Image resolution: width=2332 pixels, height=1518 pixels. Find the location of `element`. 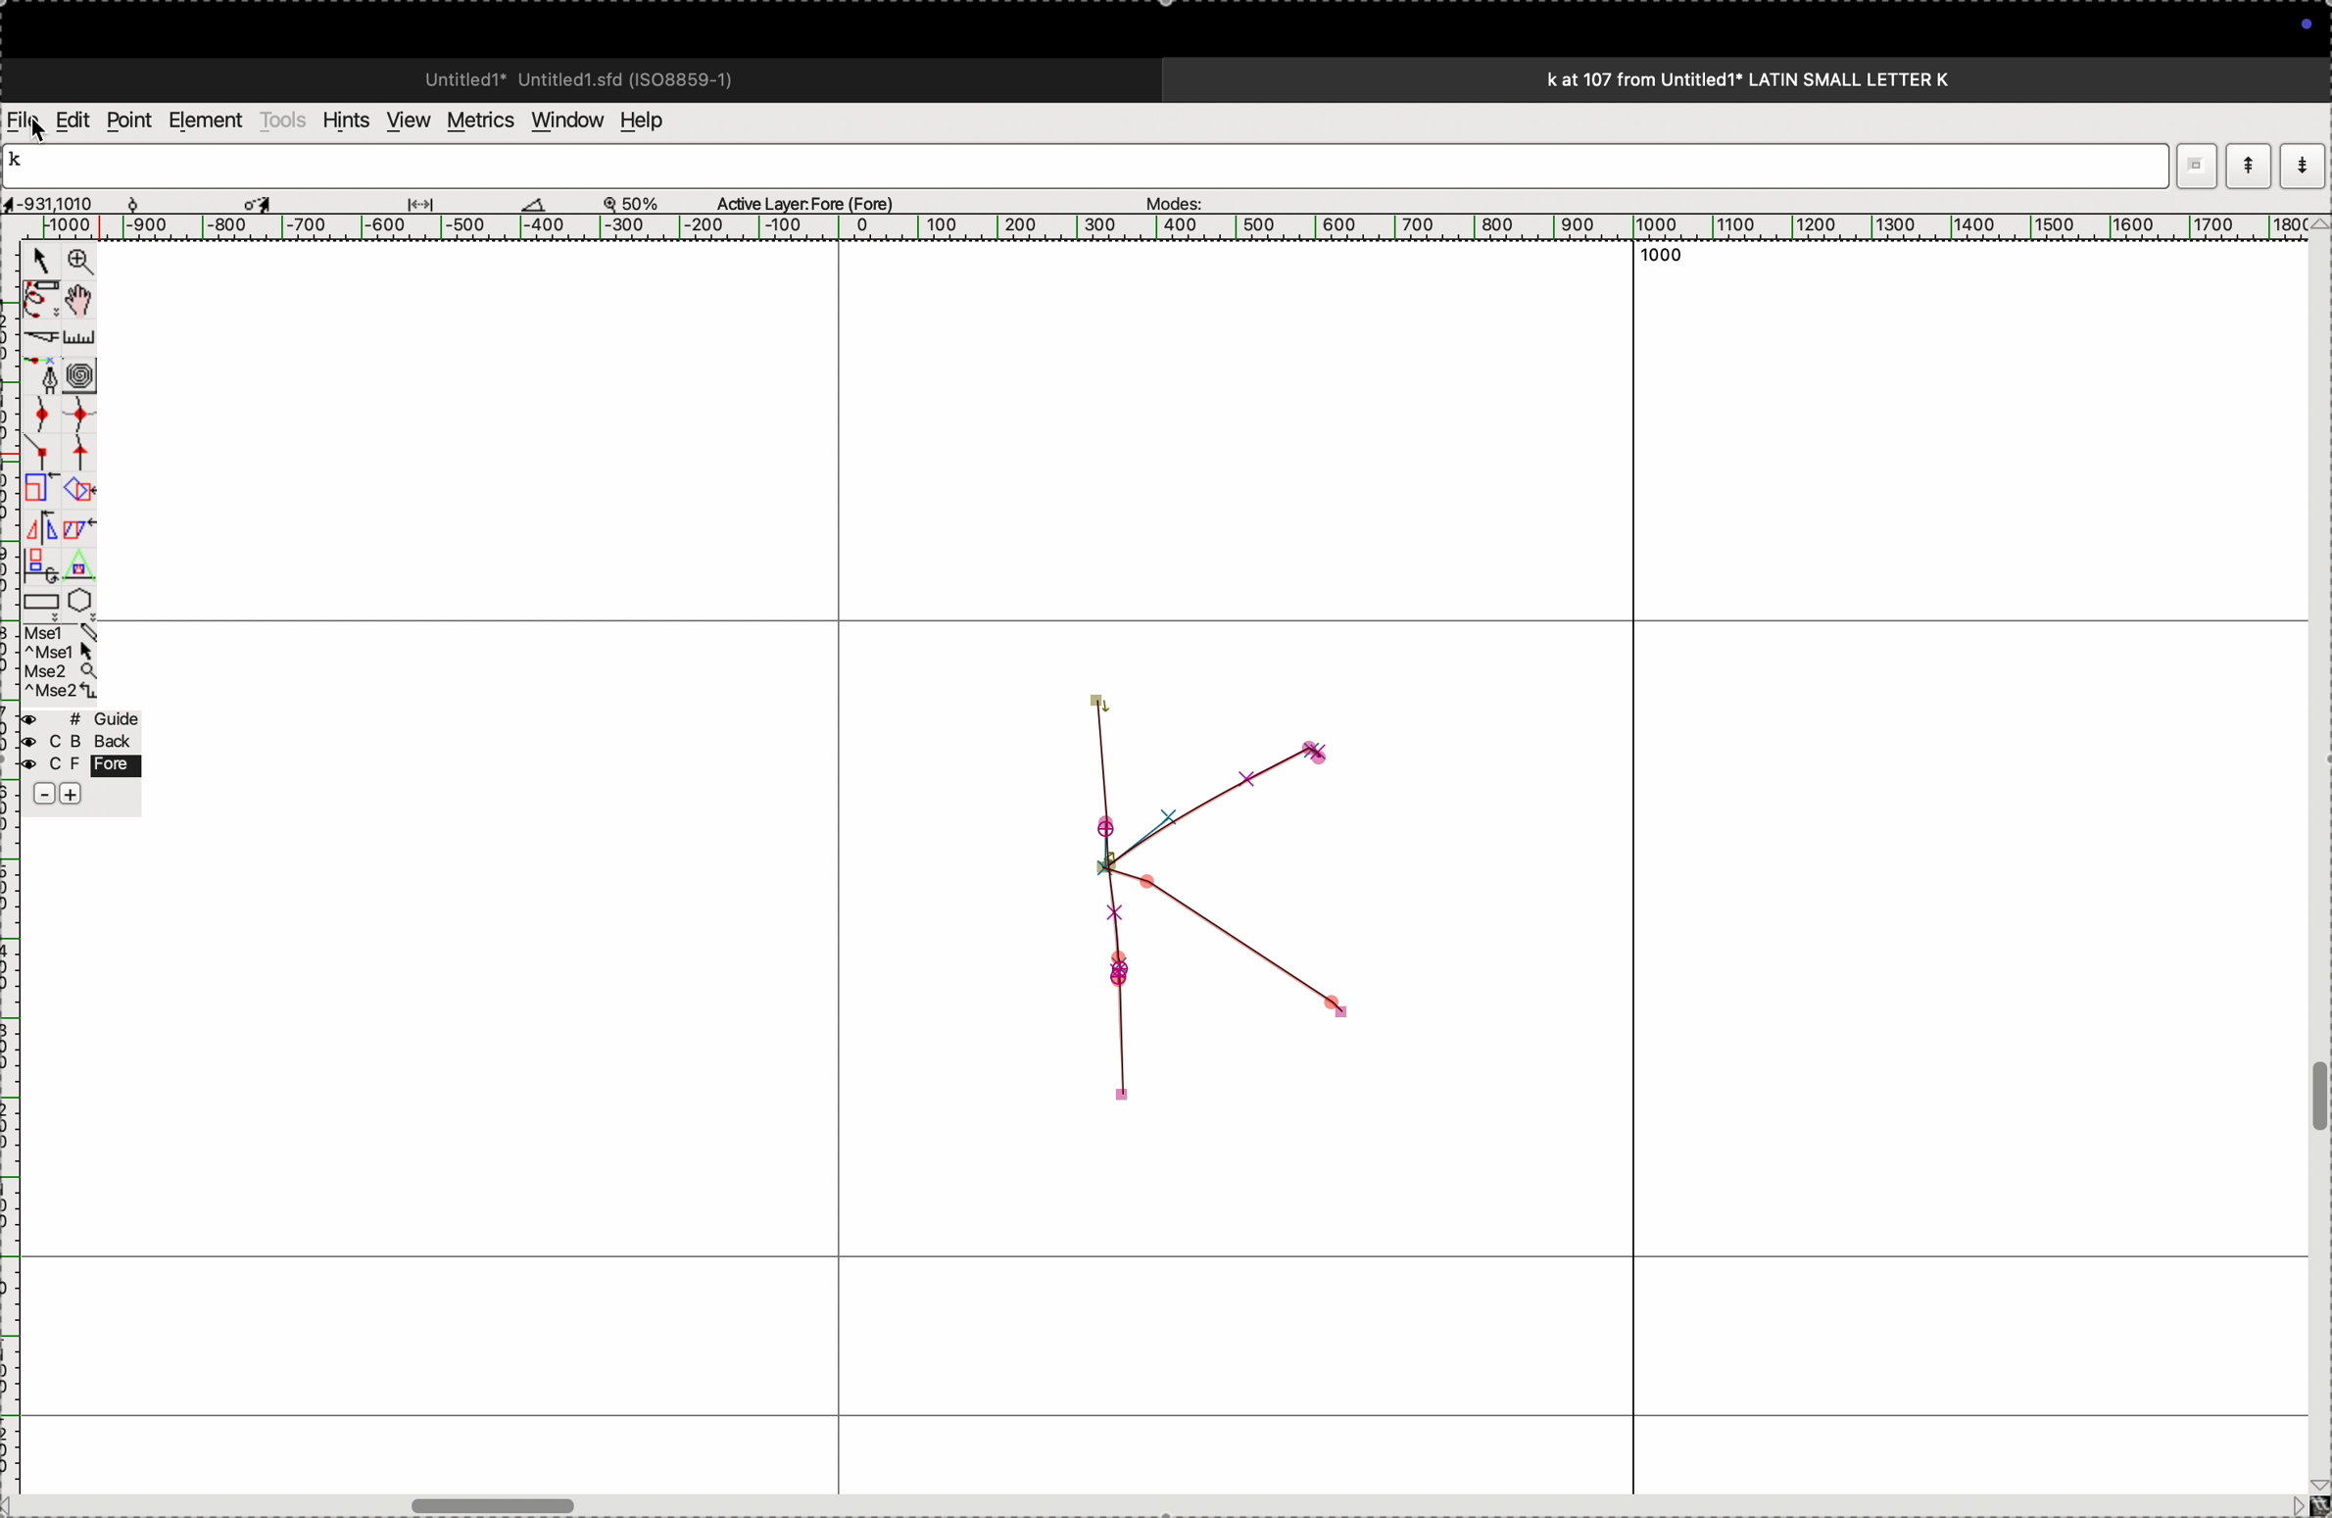

element is located at coordinates (208, 121).